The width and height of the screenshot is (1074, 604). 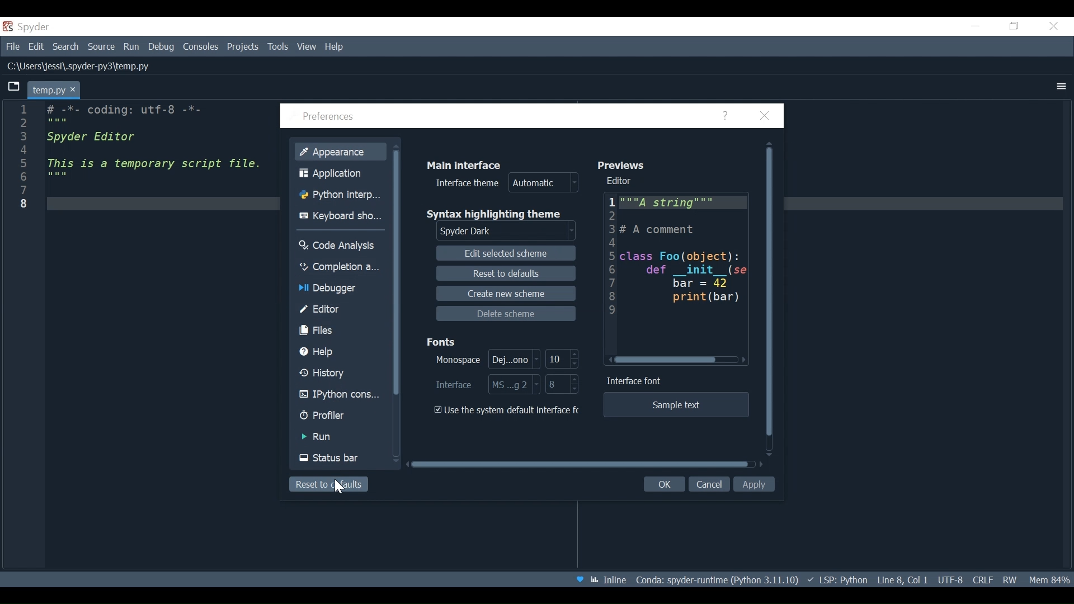 I want to click on More Options, so click(x=1062, y=86).